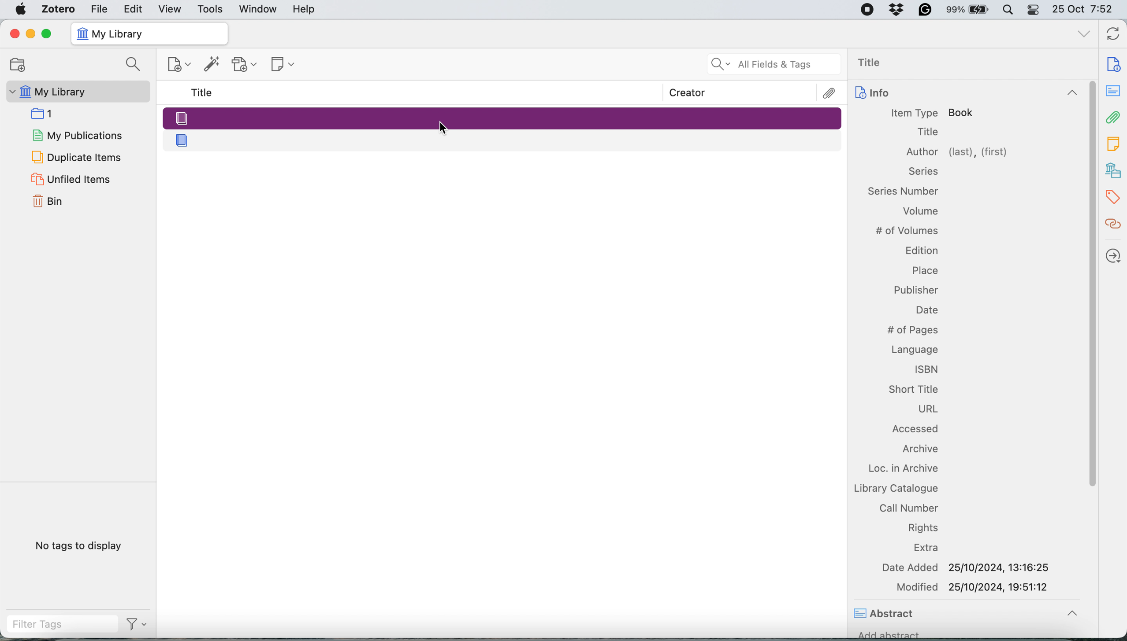  I want to click on My Library, so click(76, 92).